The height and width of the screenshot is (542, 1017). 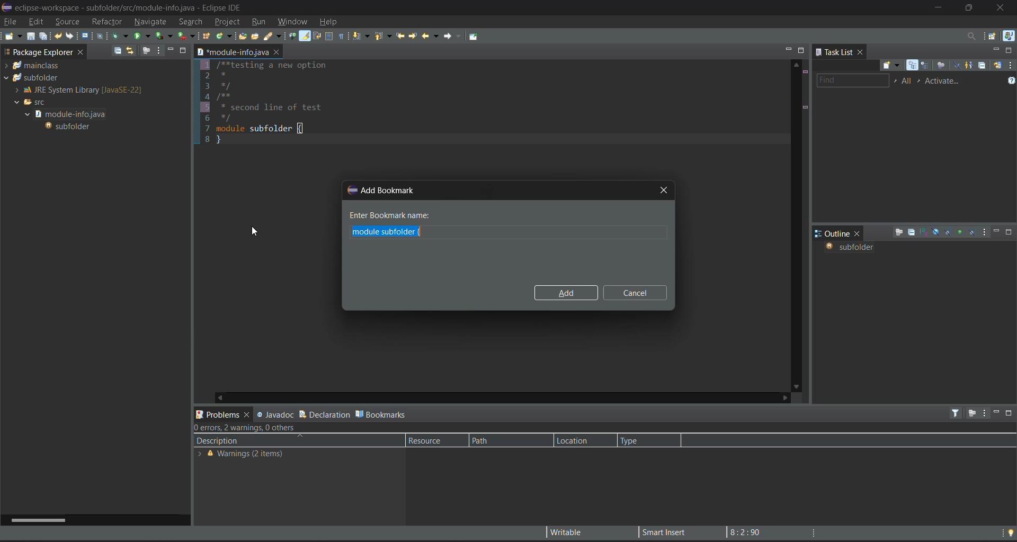 I want to click on minimize, so click(x=788, y=49).